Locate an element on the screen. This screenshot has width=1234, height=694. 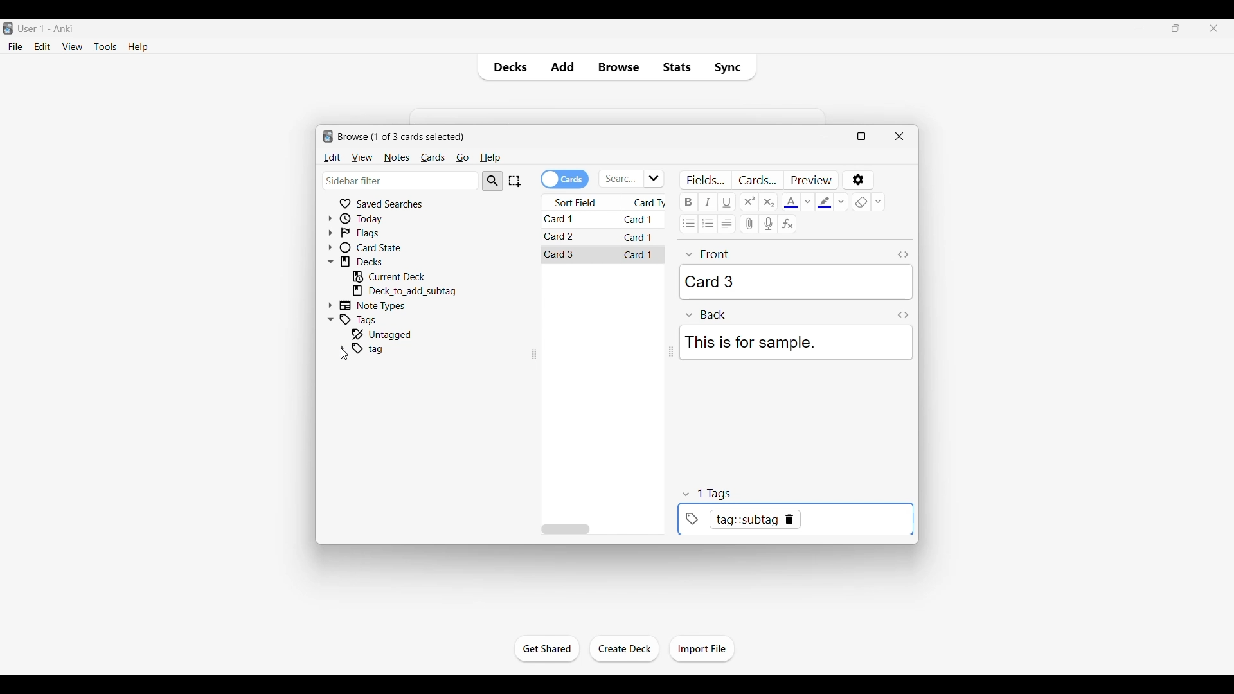
Notes menu is located at coordinates (397, 158).